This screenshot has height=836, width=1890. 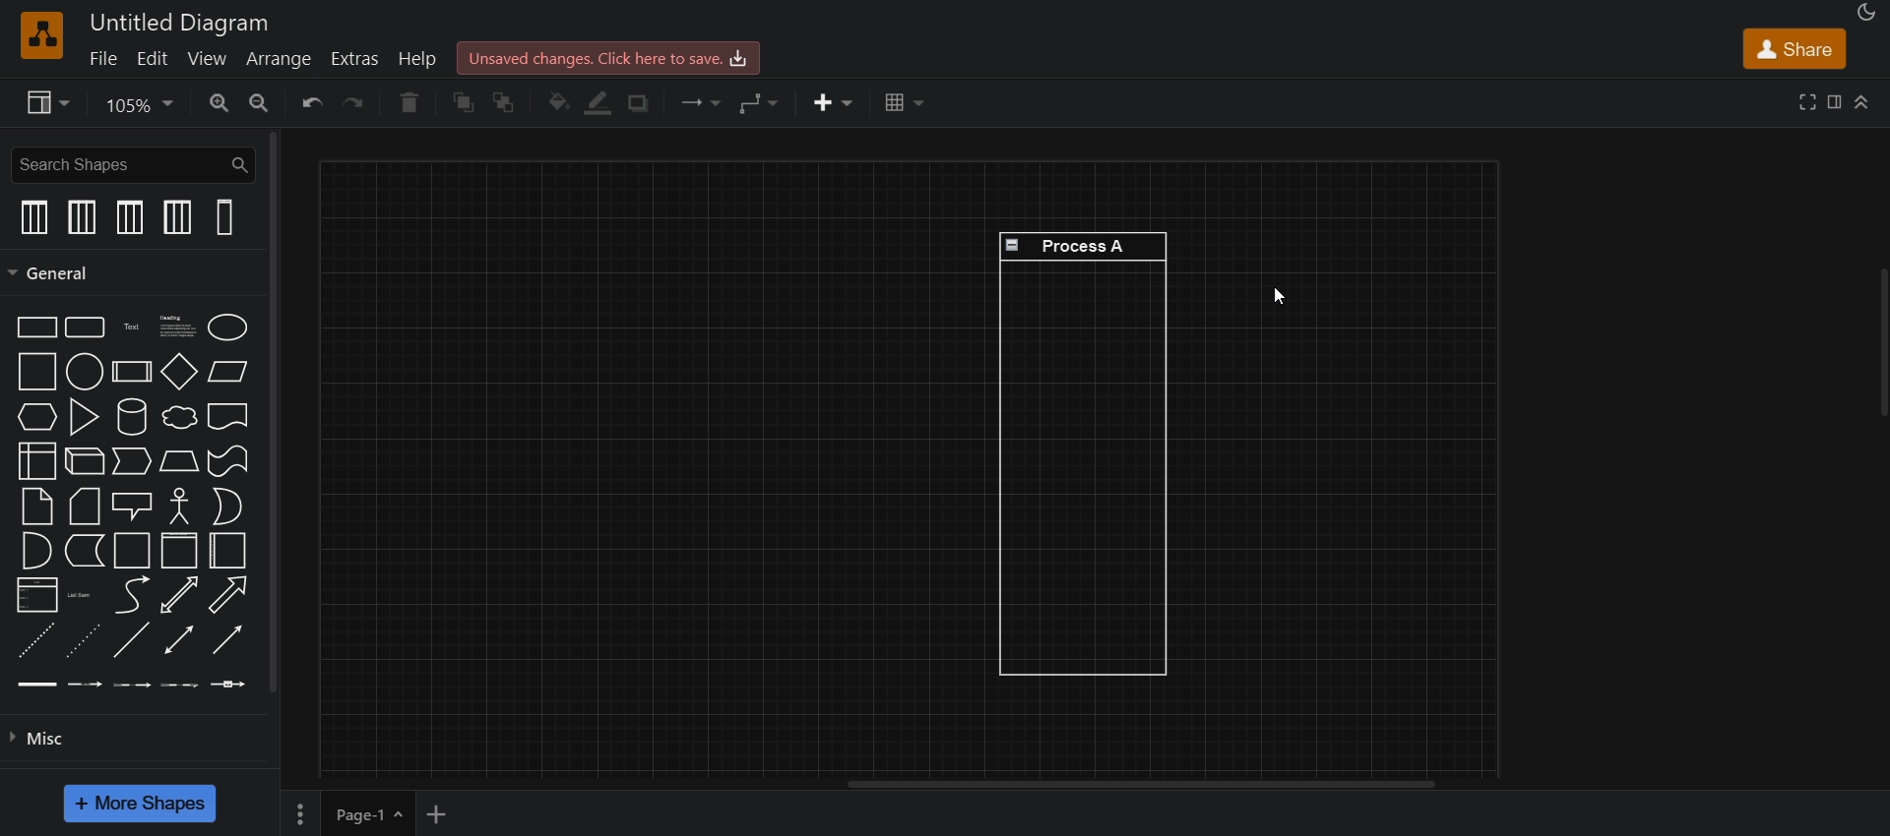 What do you see at coordinates (175, 551) in the screenshot?
I see `horizontal container` at bounding box center [175, 551].